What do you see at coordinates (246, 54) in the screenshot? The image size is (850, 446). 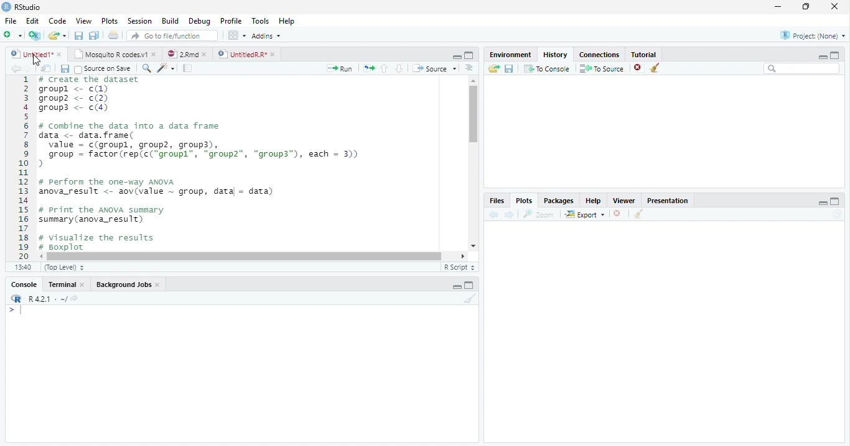 I see `Untitled R*` at bounding box center [246, 54].